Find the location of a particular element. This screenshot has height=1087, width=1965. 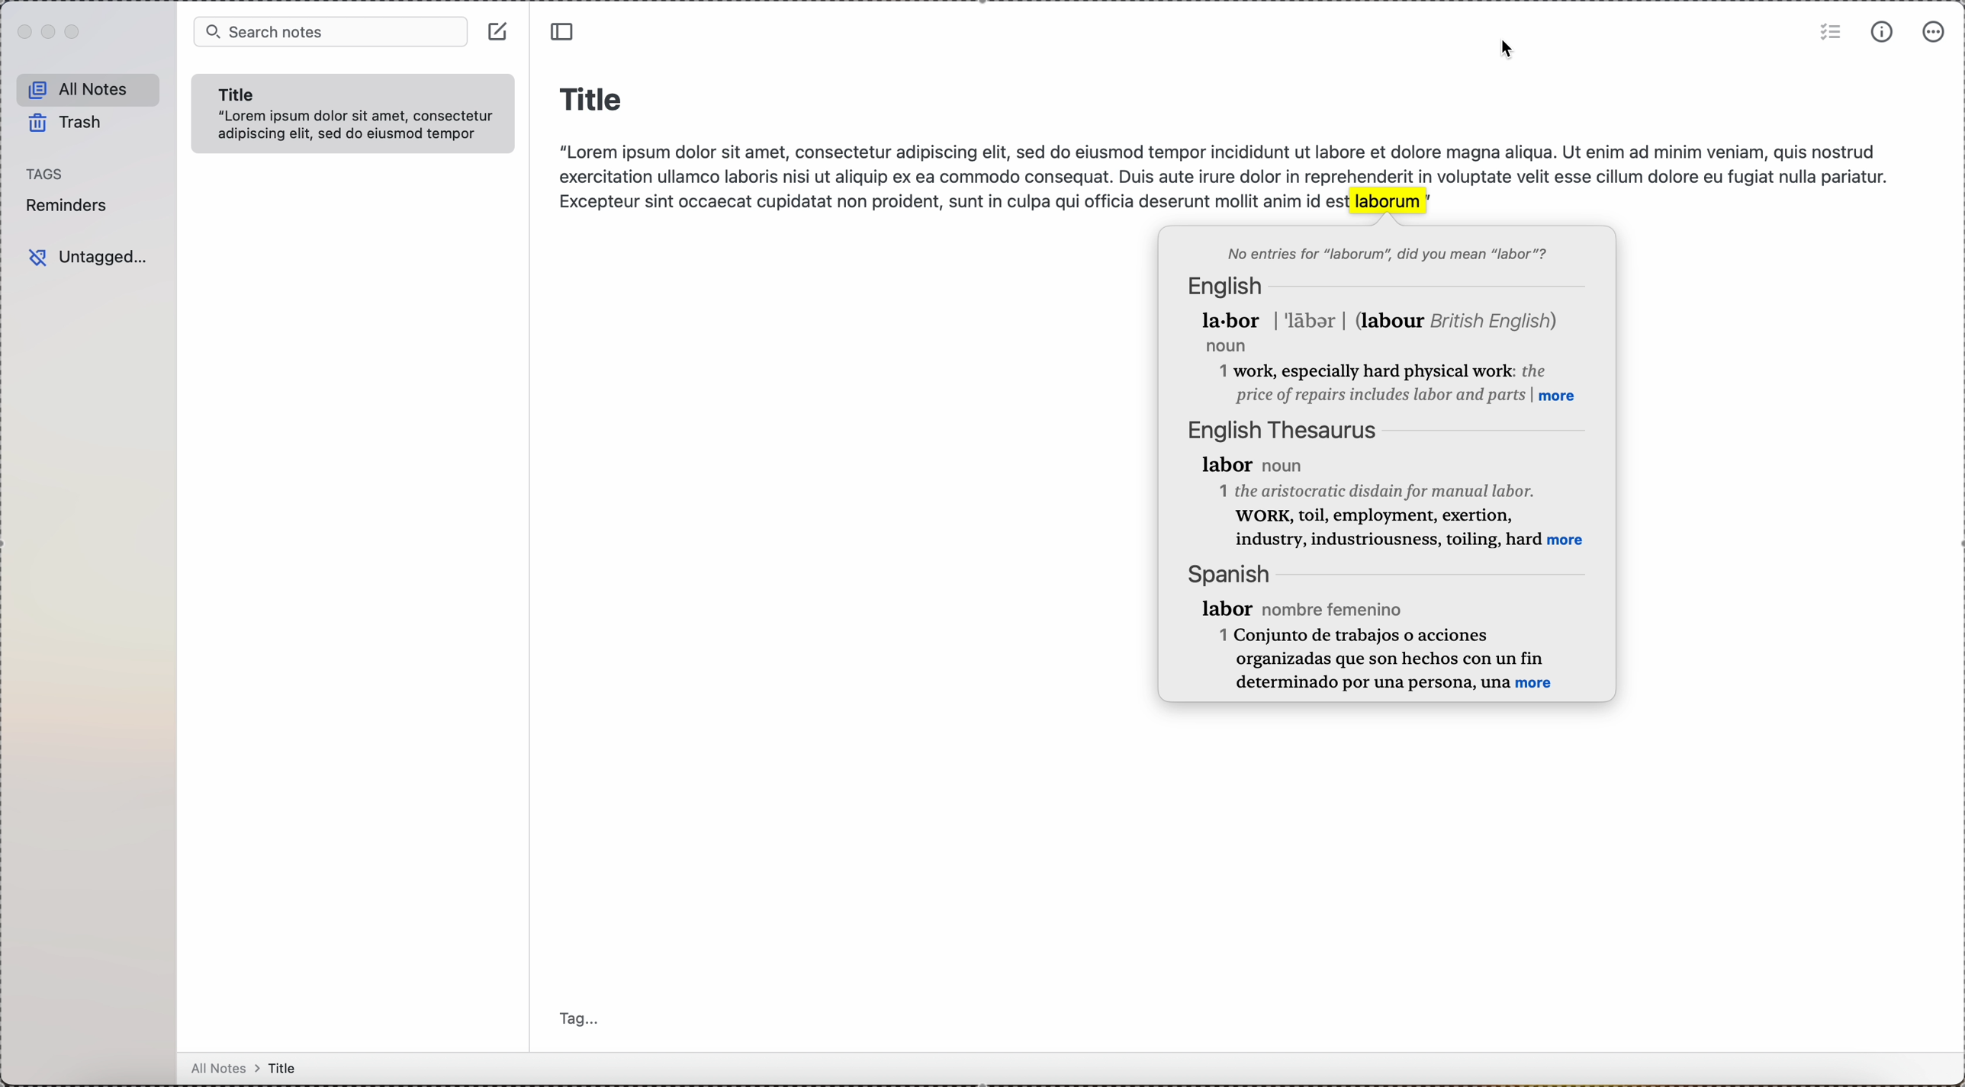

look up word is located at coordinates (1388, 200).